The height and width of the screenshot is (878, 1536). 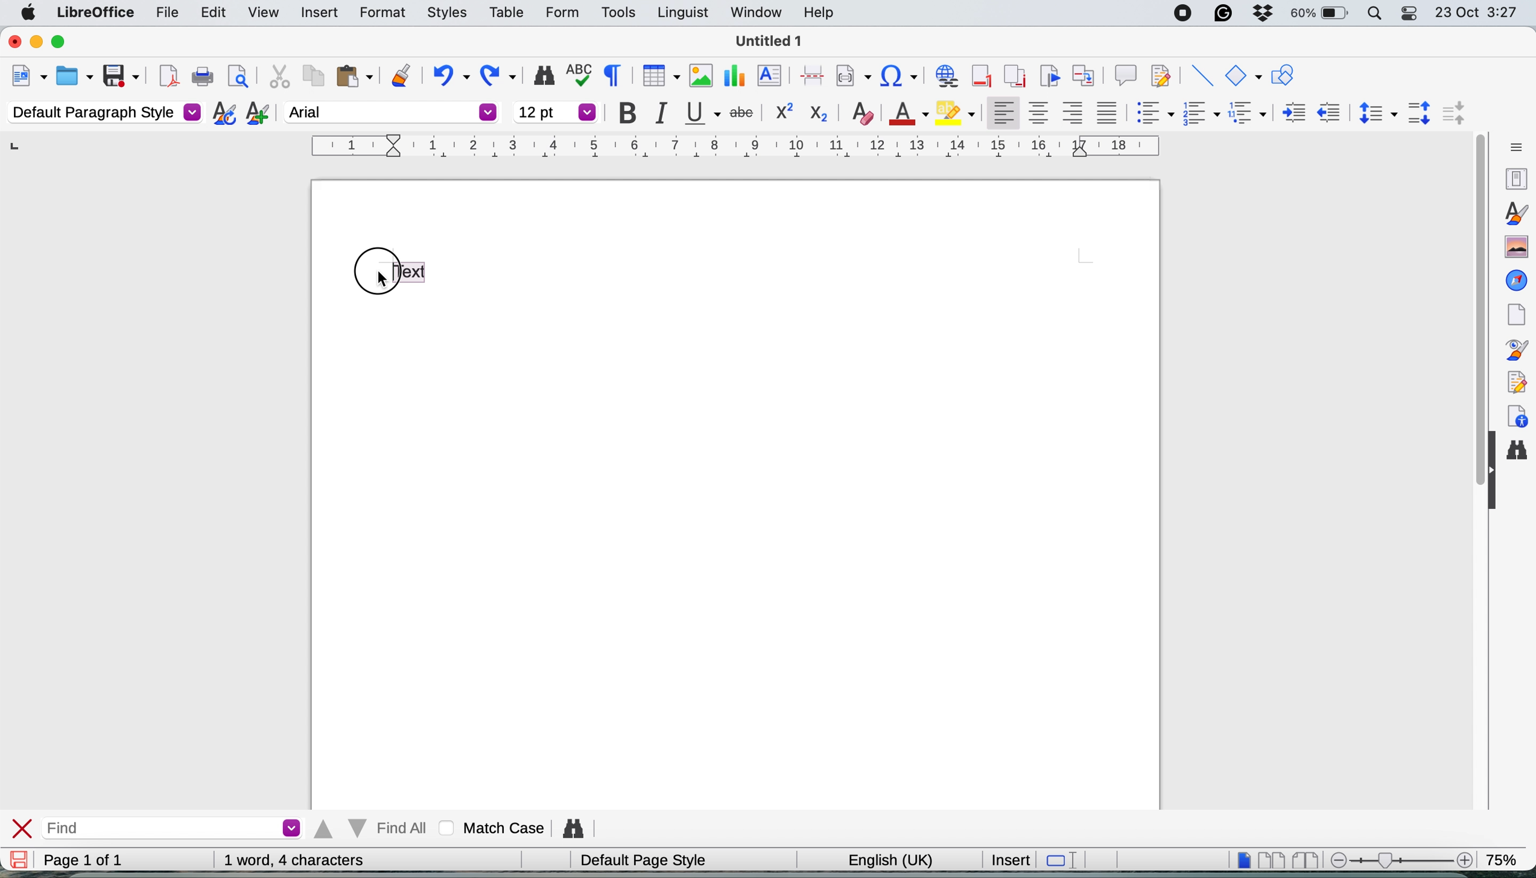 I want to click on help, so click(x=819, y=13).